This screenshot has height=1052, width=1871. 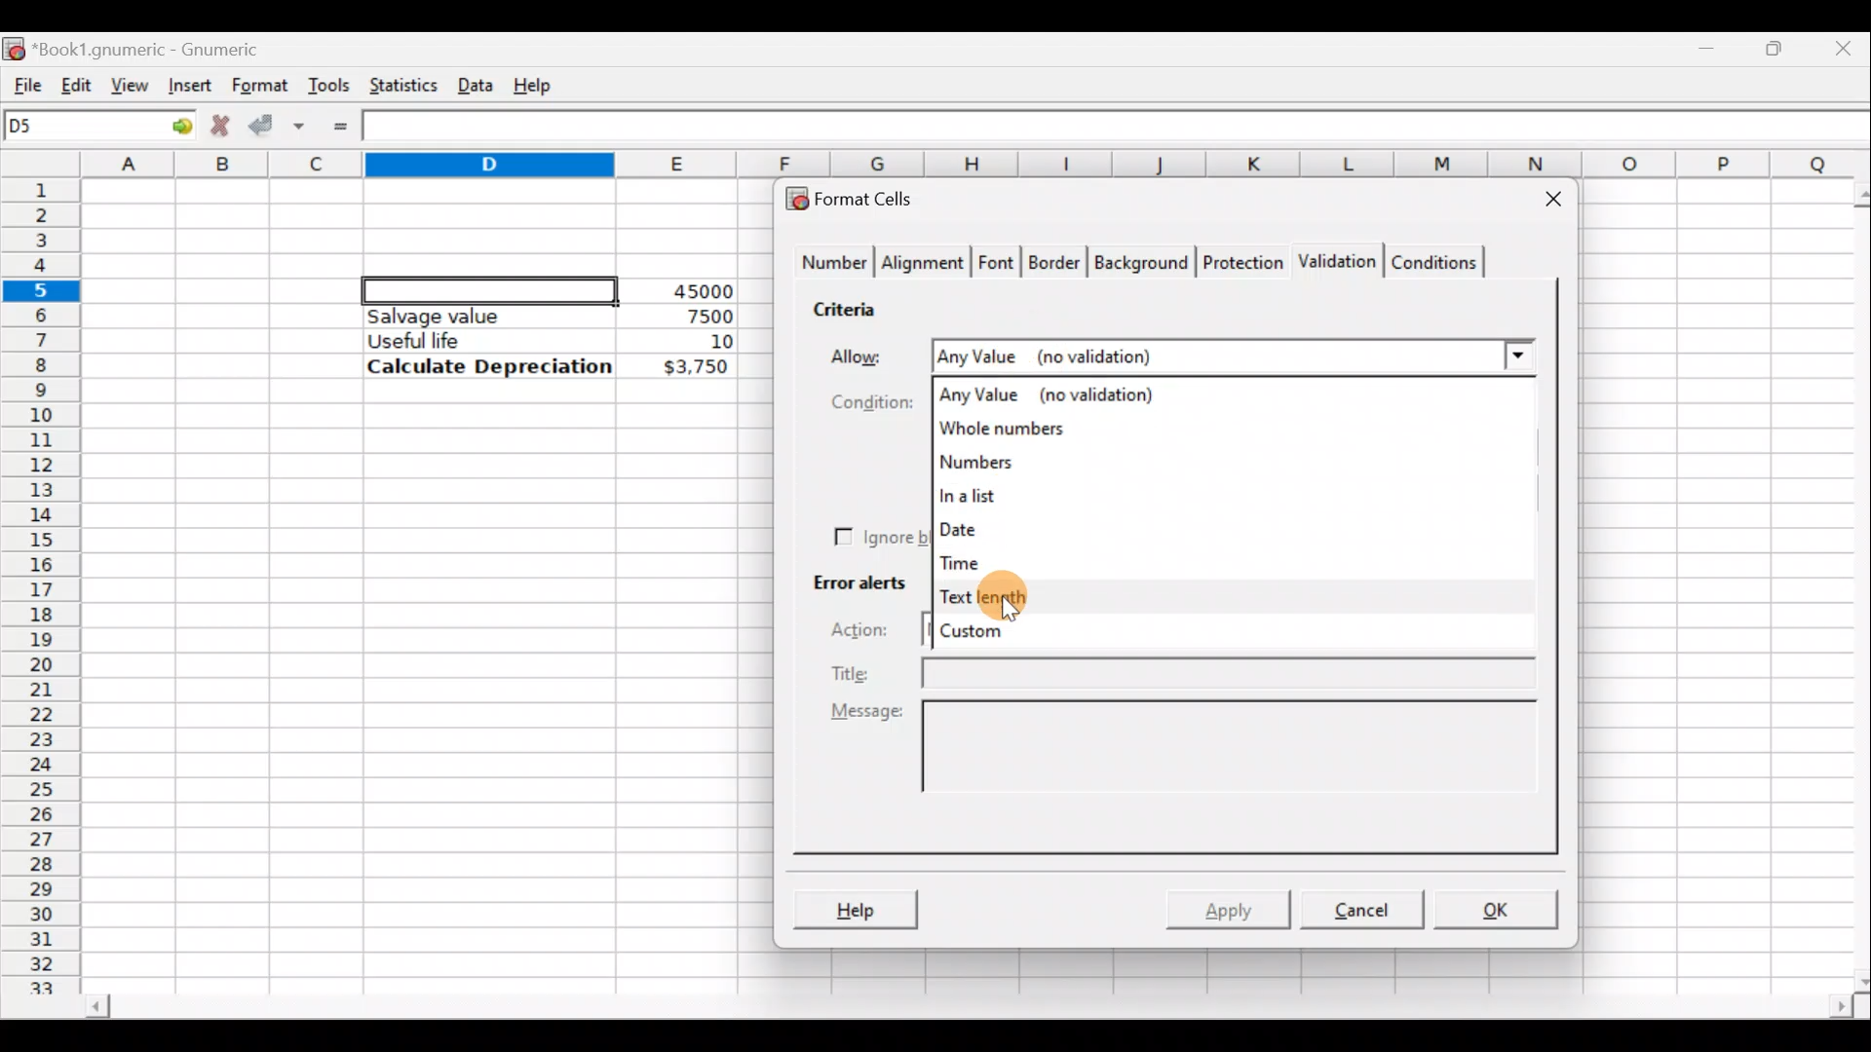 I want to click on Salvage value, so click(x=472, y=316).